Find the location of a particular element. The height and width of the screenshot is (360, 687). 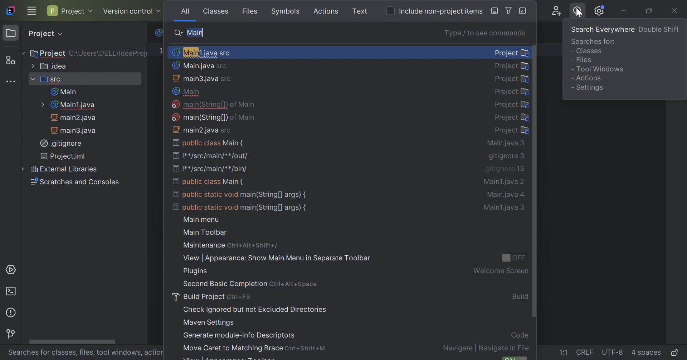

C\:Users\DELL\IdeaProject is located at coordinates (109, 53).